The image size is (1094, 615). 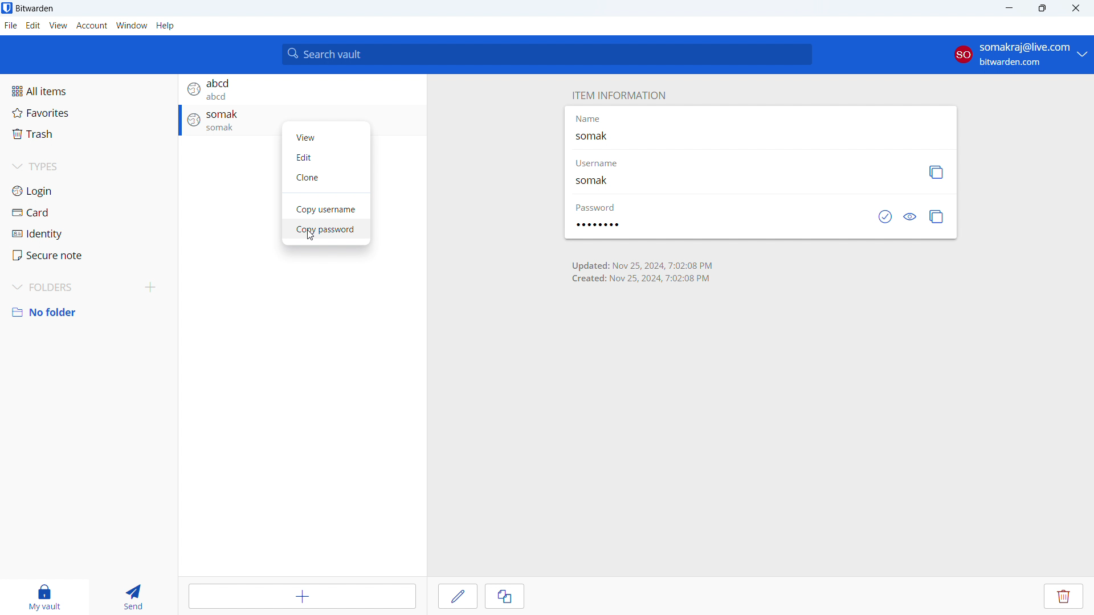 I want to click on cursor, so click(x=309, y=237).